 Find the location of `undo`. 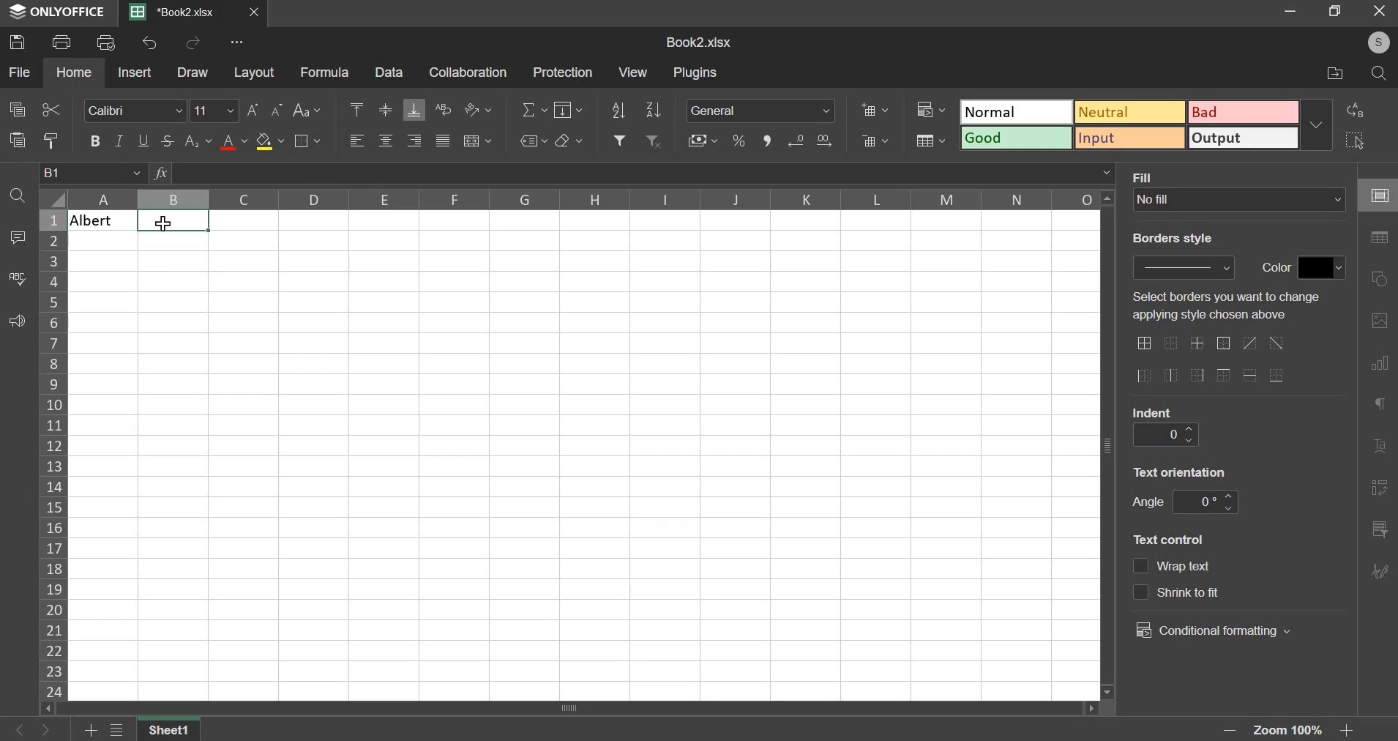

undo is located at coordinates (152, 42).